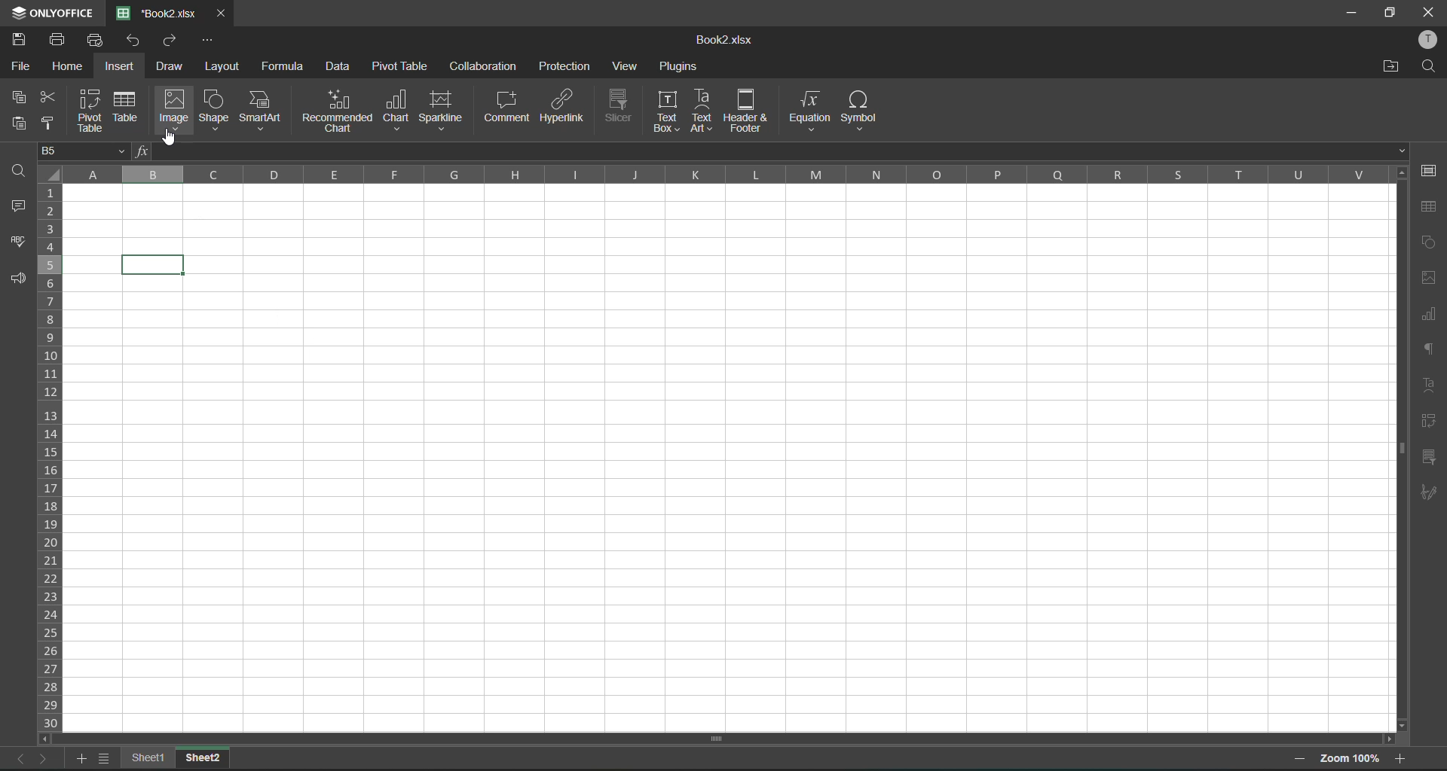 This screenshot has width=1447, height=771. I want to click on collaboration, so click(483, 65).